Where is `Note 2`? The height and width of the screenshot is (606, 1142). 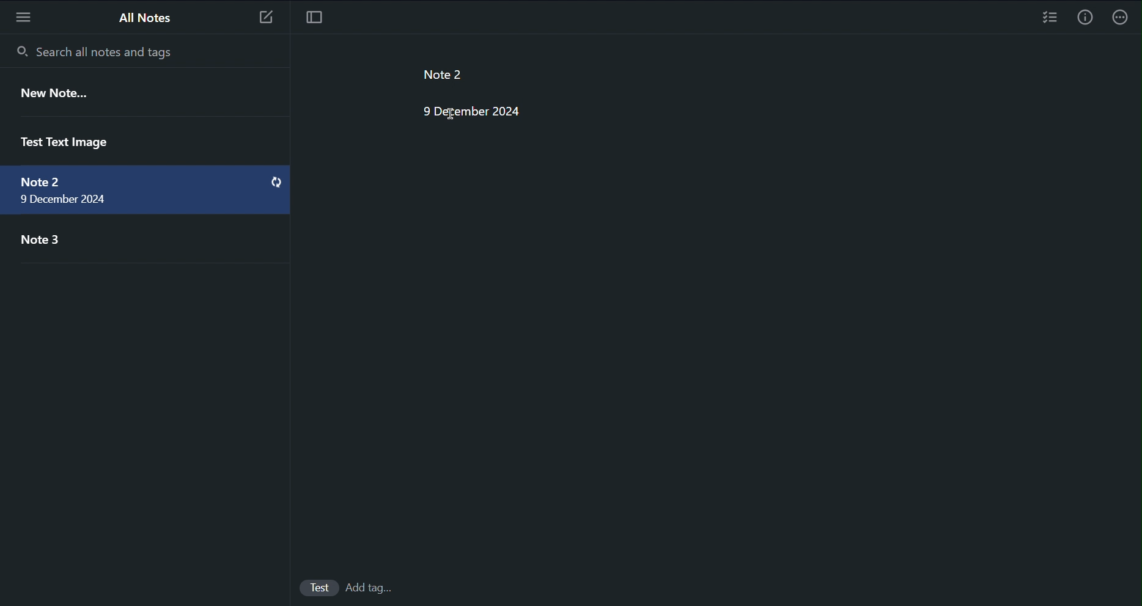
Note 2 is located at coordinates (39, 181).